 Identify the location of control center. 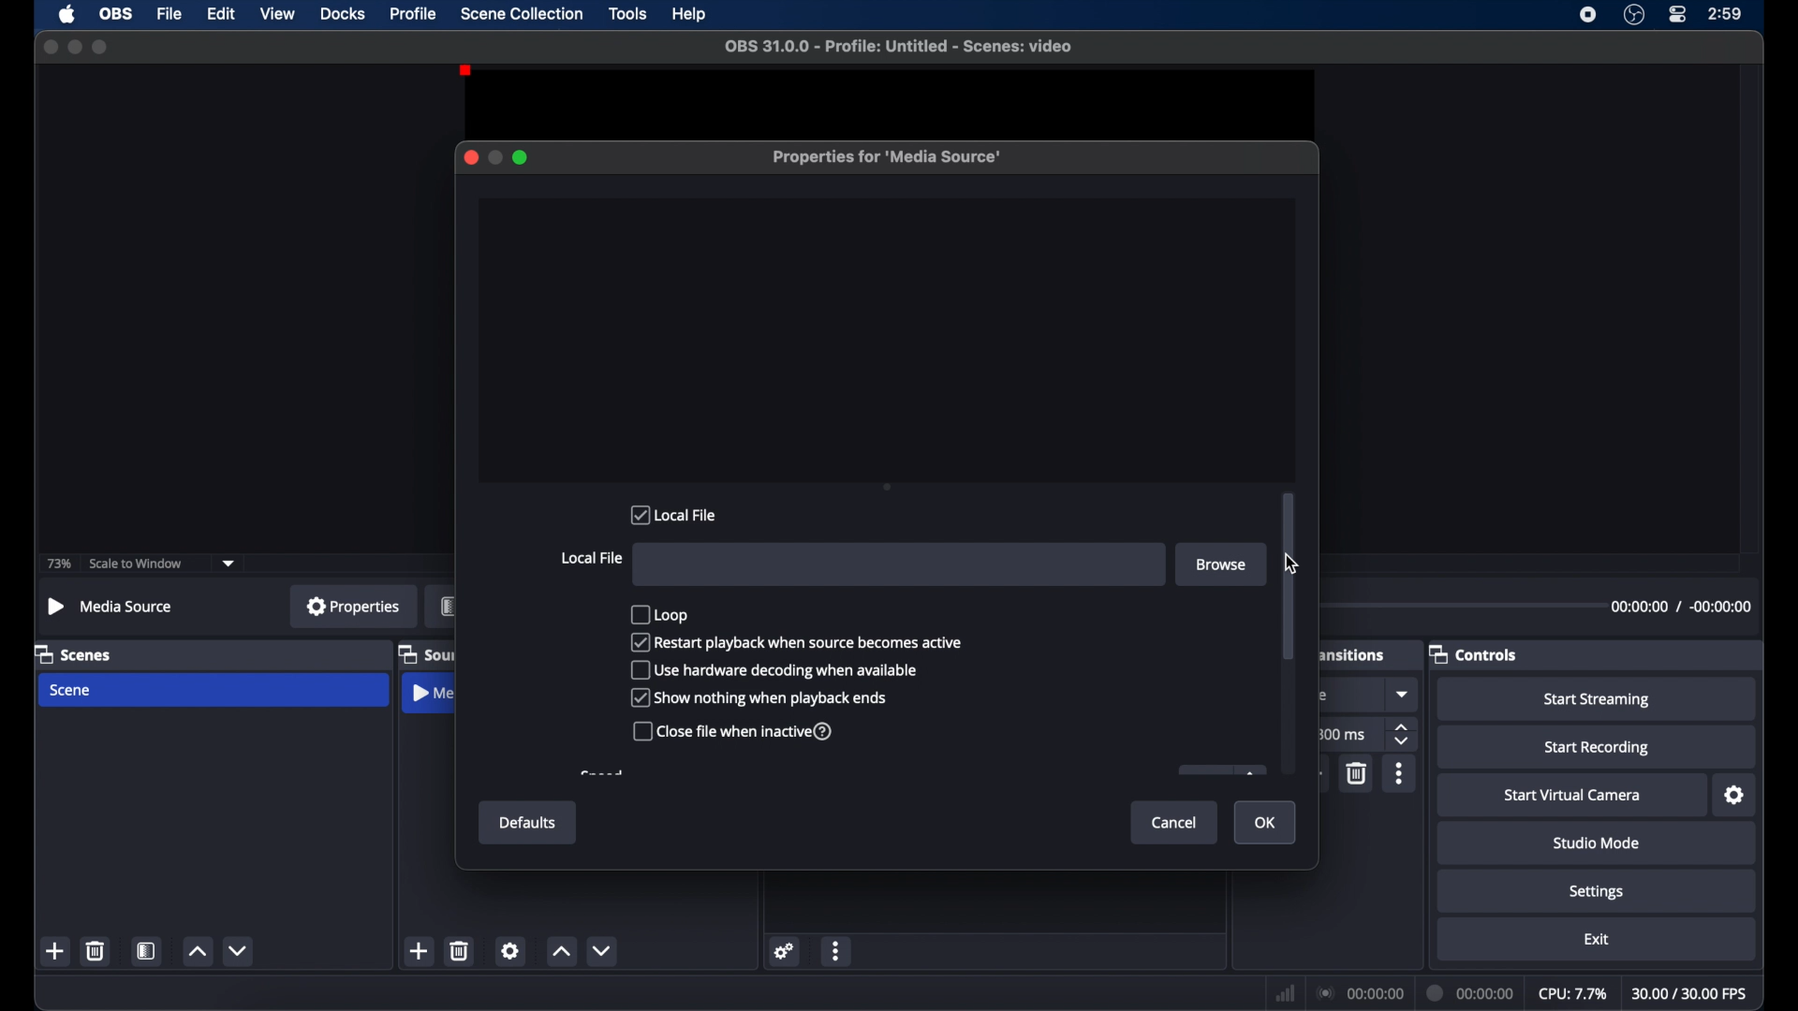
(1676, 15).